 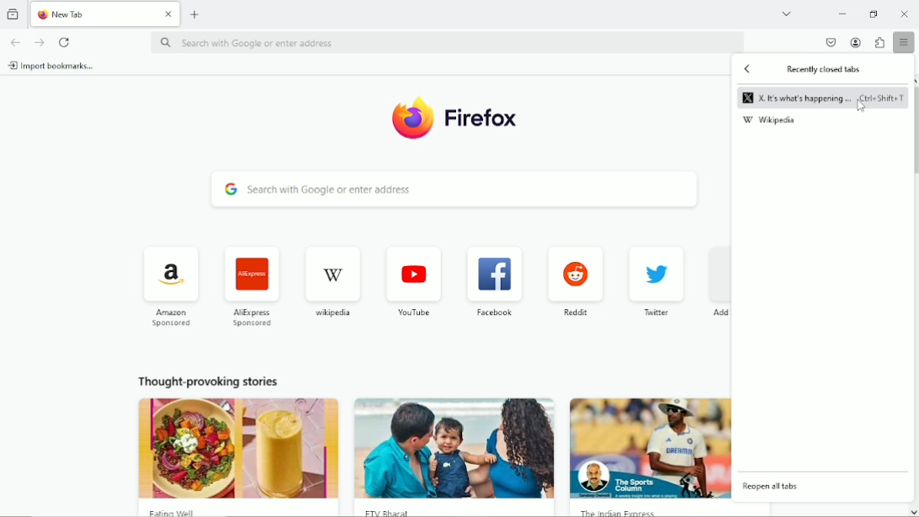 I want to click on twitter, so click(x=655, y=315).